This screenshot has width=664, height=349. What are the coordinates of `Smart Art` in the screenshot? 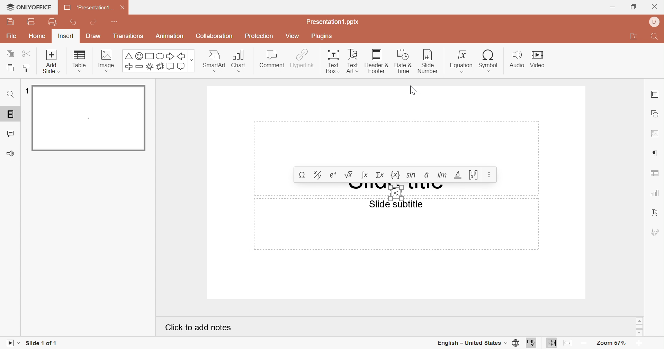 It's located at (214, 61).